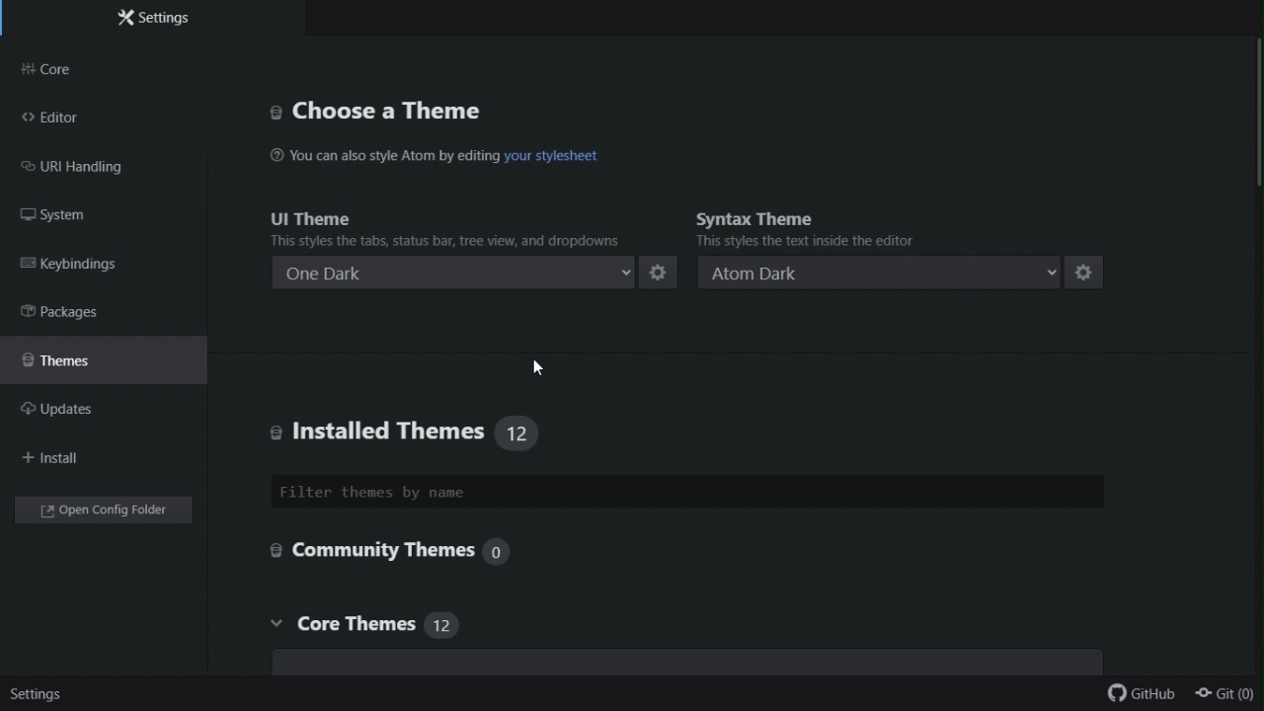  I want to click on Themes, so click(81, 363).